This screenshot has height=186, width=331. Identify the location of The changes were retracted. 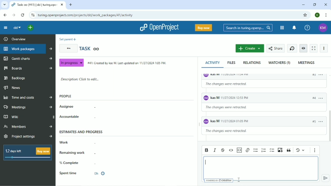
(231, 132).